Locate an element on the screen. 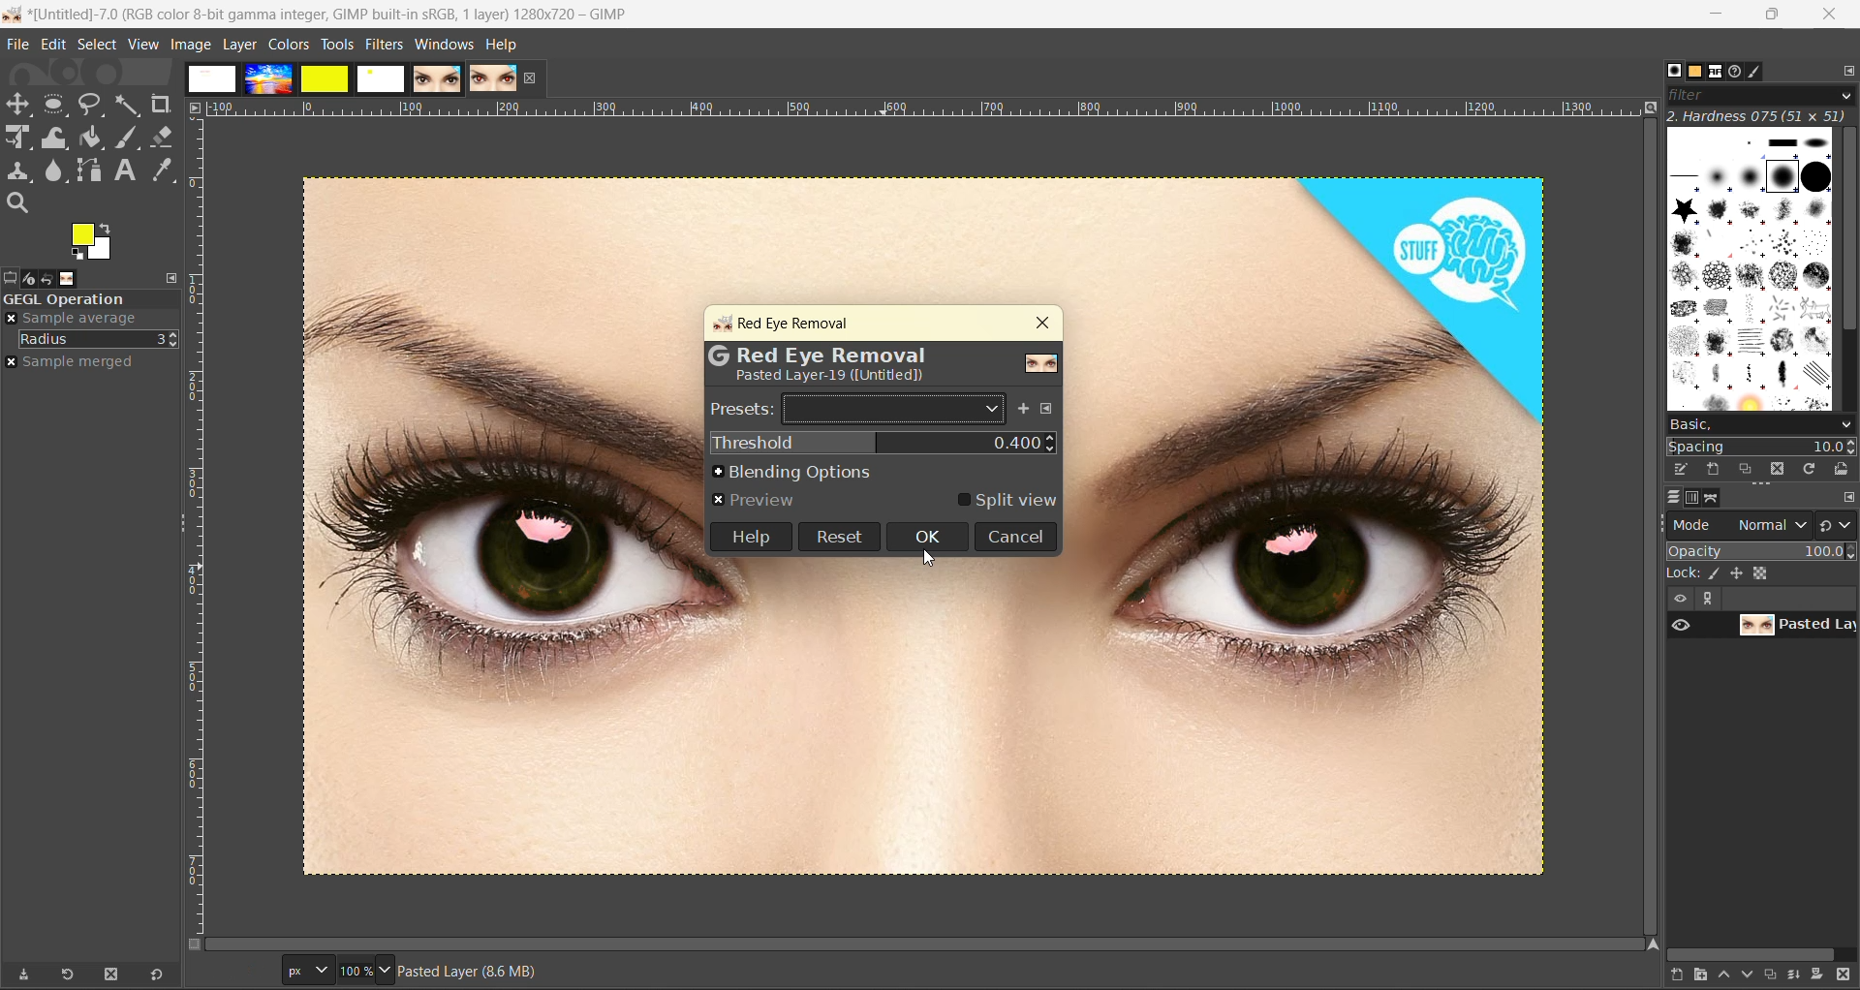  tools is located at coordinates (336, 46).